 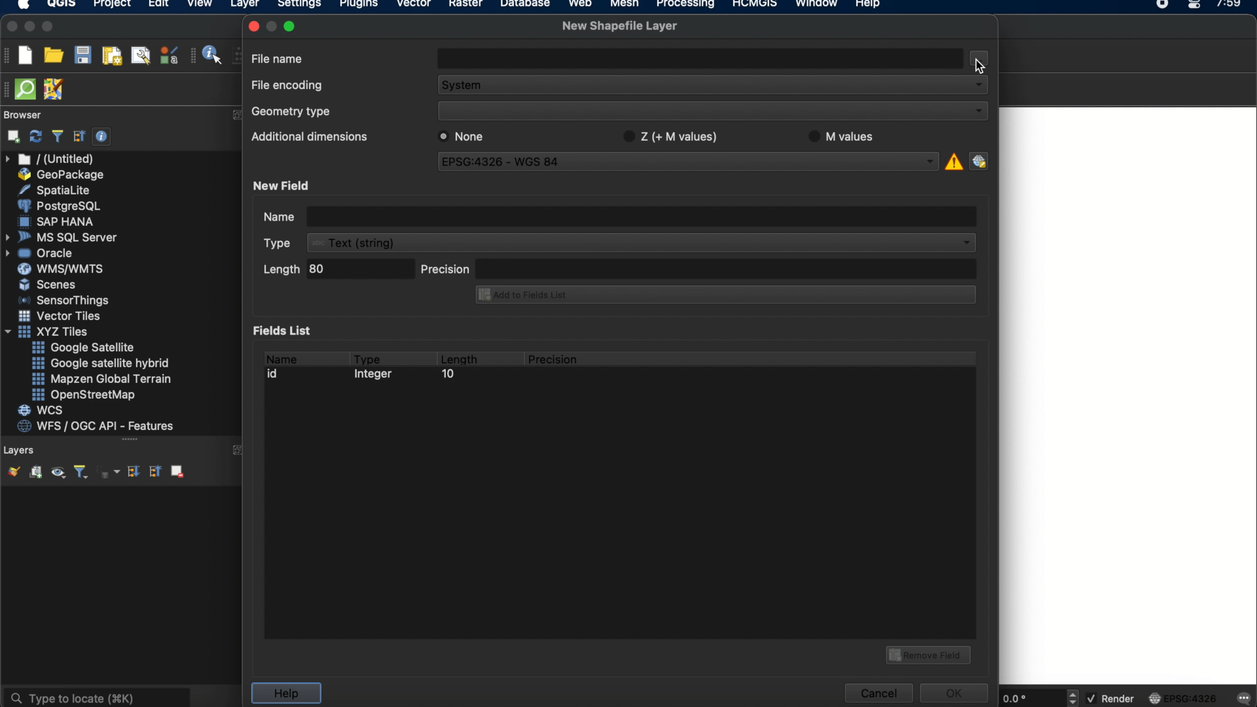 I want to click on M values, so click(x=842, y=135).